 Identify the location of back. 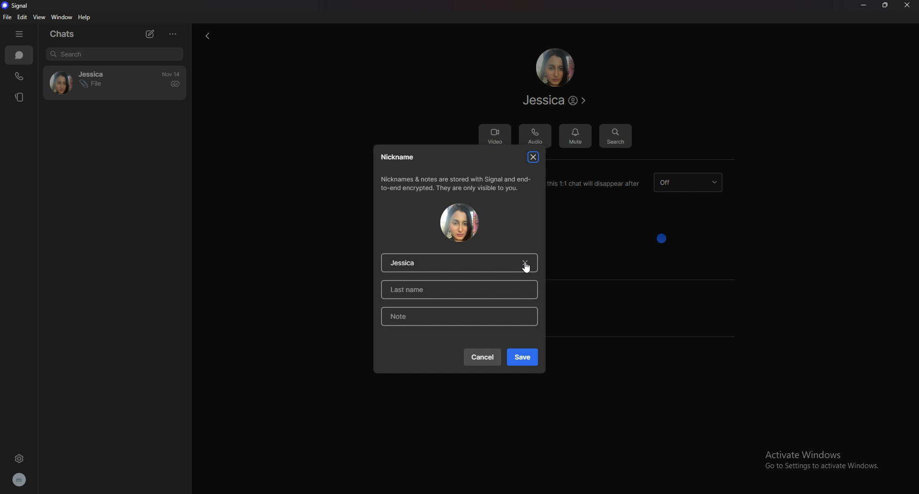
(207, 35).